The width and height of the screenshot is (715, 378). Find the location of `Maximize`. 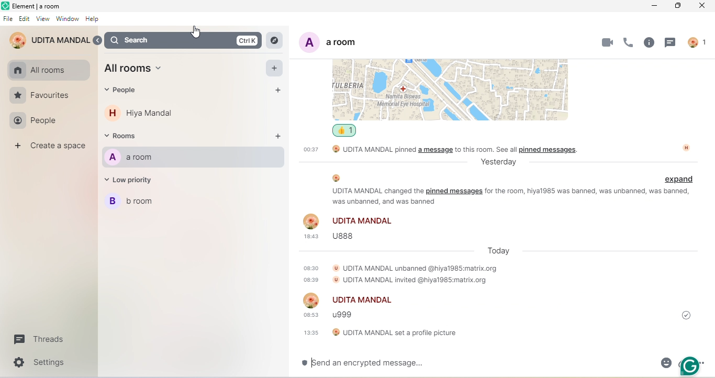

Maximize is located at coordinates (678, 6).